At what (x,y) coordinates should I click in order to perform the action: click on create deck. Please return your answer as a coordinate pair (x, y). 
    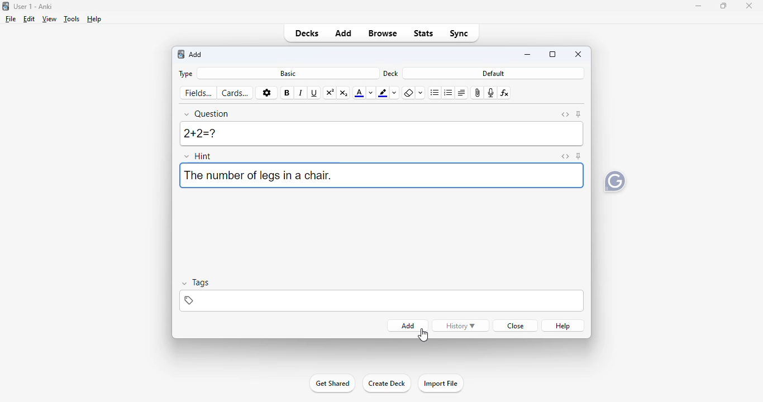
    Looking at the image, I should click on (387, 384).